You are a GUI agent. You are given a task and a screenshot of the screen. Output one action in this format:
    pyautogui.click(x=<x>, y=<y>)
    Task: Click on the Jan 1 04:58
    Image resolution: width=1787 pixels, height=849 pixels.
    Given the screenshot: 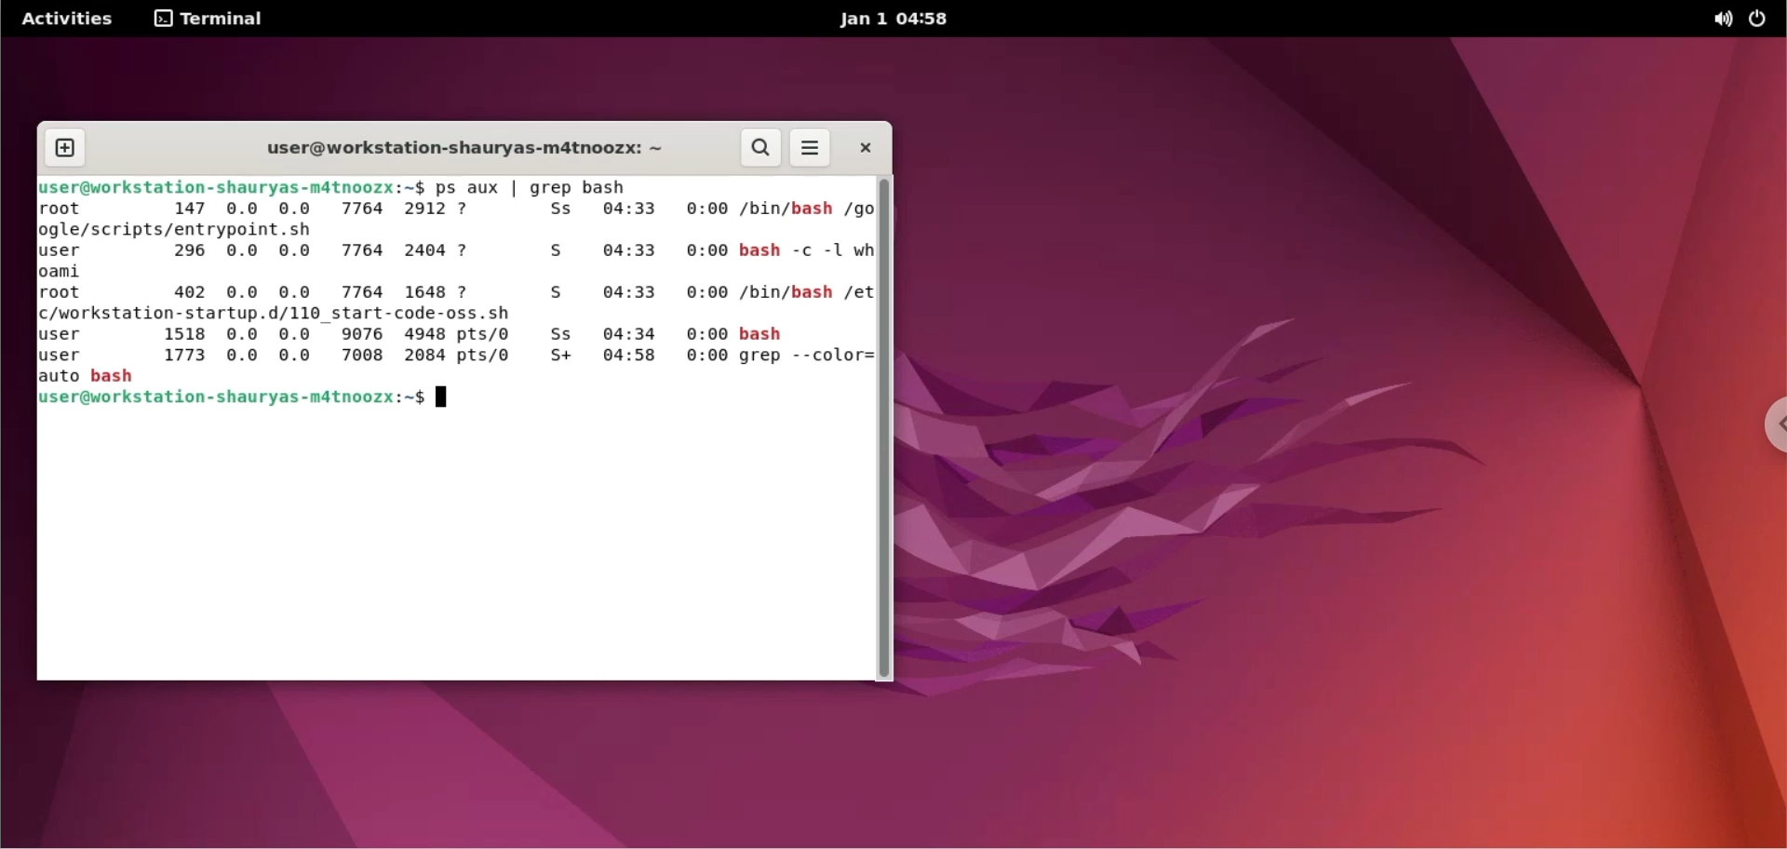 What is the action you would take?
    pyautogui.click(x=897, y=19)
    